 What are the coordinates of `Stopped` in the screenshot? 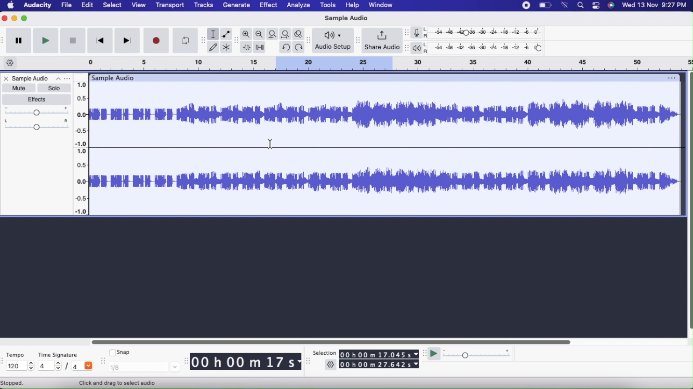 It's located at (12, 383).